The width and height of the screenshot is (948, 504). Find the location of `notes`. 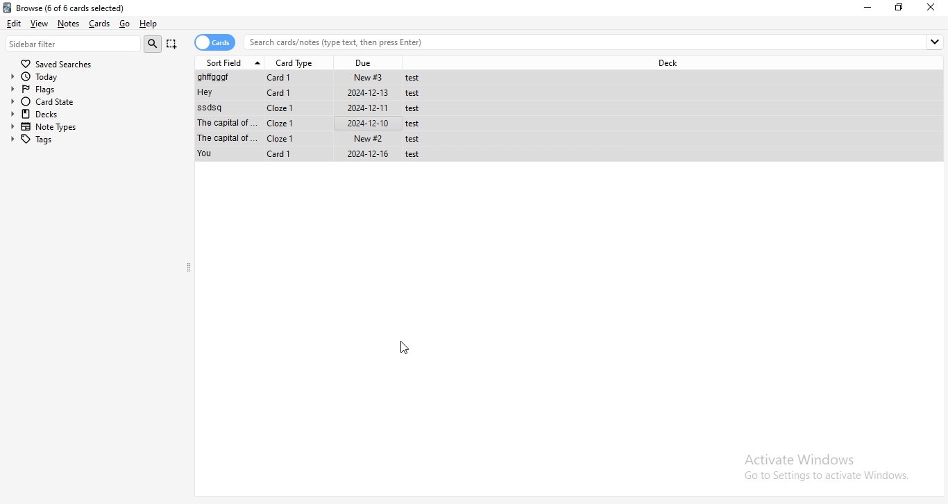

notes is located at coordinates (71, 23).